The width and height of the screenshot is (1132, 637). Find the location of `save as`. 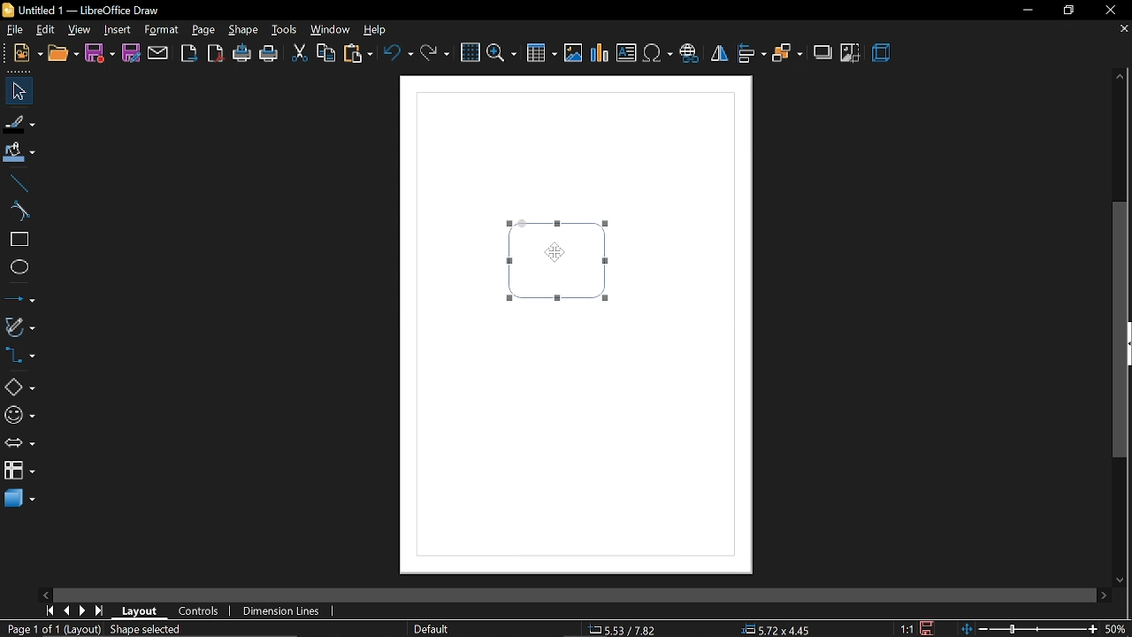

save as is located at coordinates (130, 54).